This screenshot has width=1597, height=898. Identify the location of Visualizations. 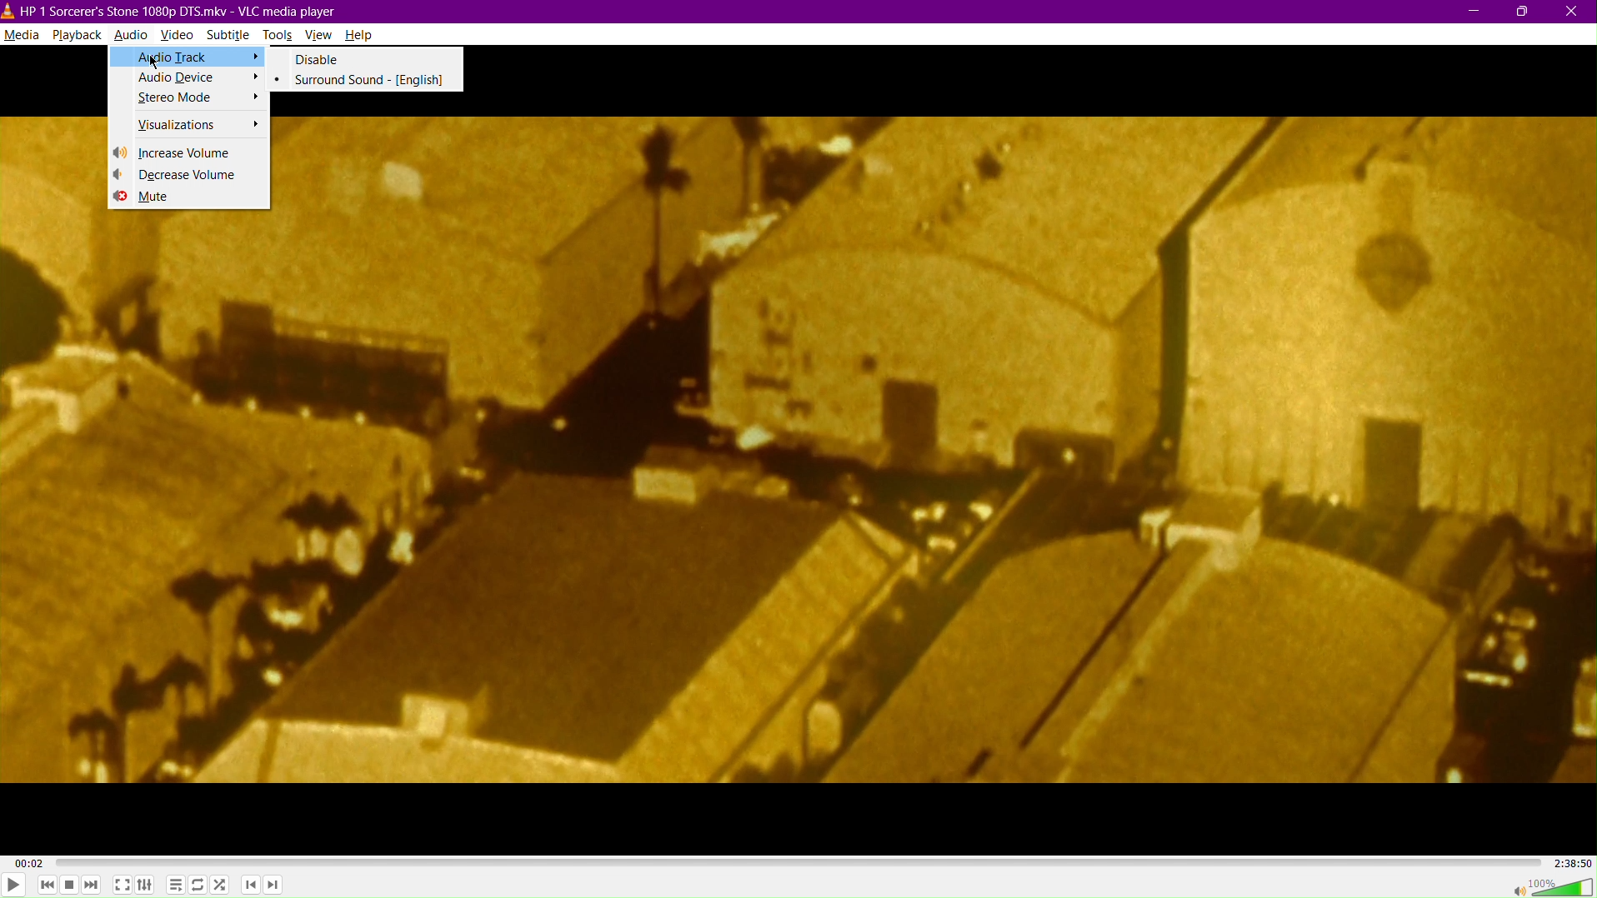
(188, 127).